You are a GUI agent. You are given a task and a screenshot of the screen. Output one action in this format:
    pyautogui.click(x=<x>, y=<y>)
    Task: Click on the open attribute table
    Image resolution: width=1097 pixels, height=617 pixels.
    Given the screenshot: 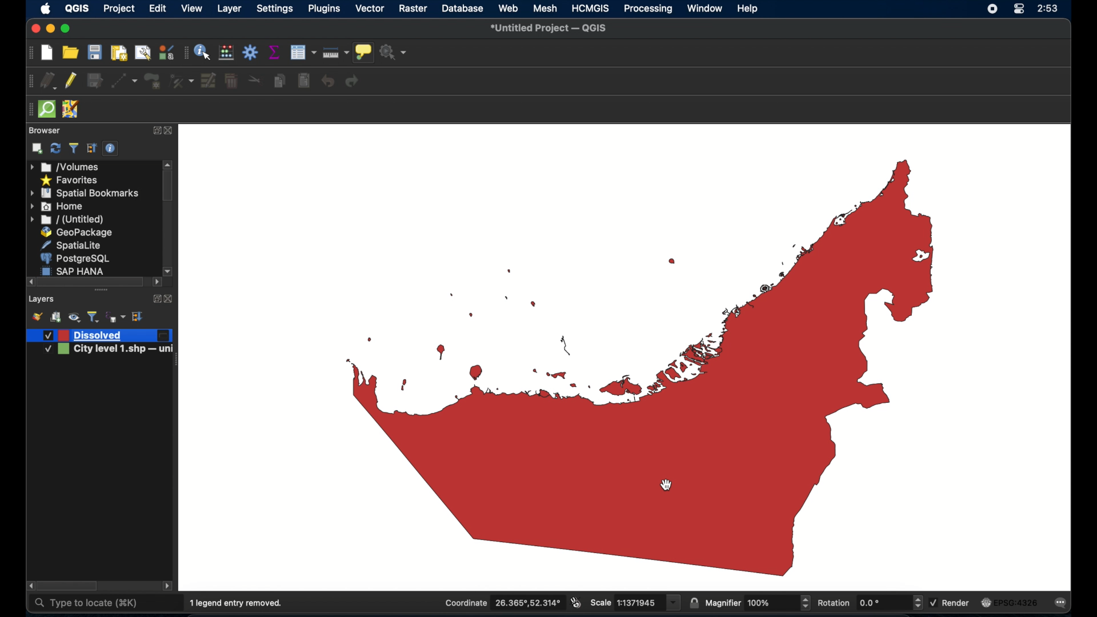 What is the action you would take?
    pyautogui.click(x=303, y=52)
    